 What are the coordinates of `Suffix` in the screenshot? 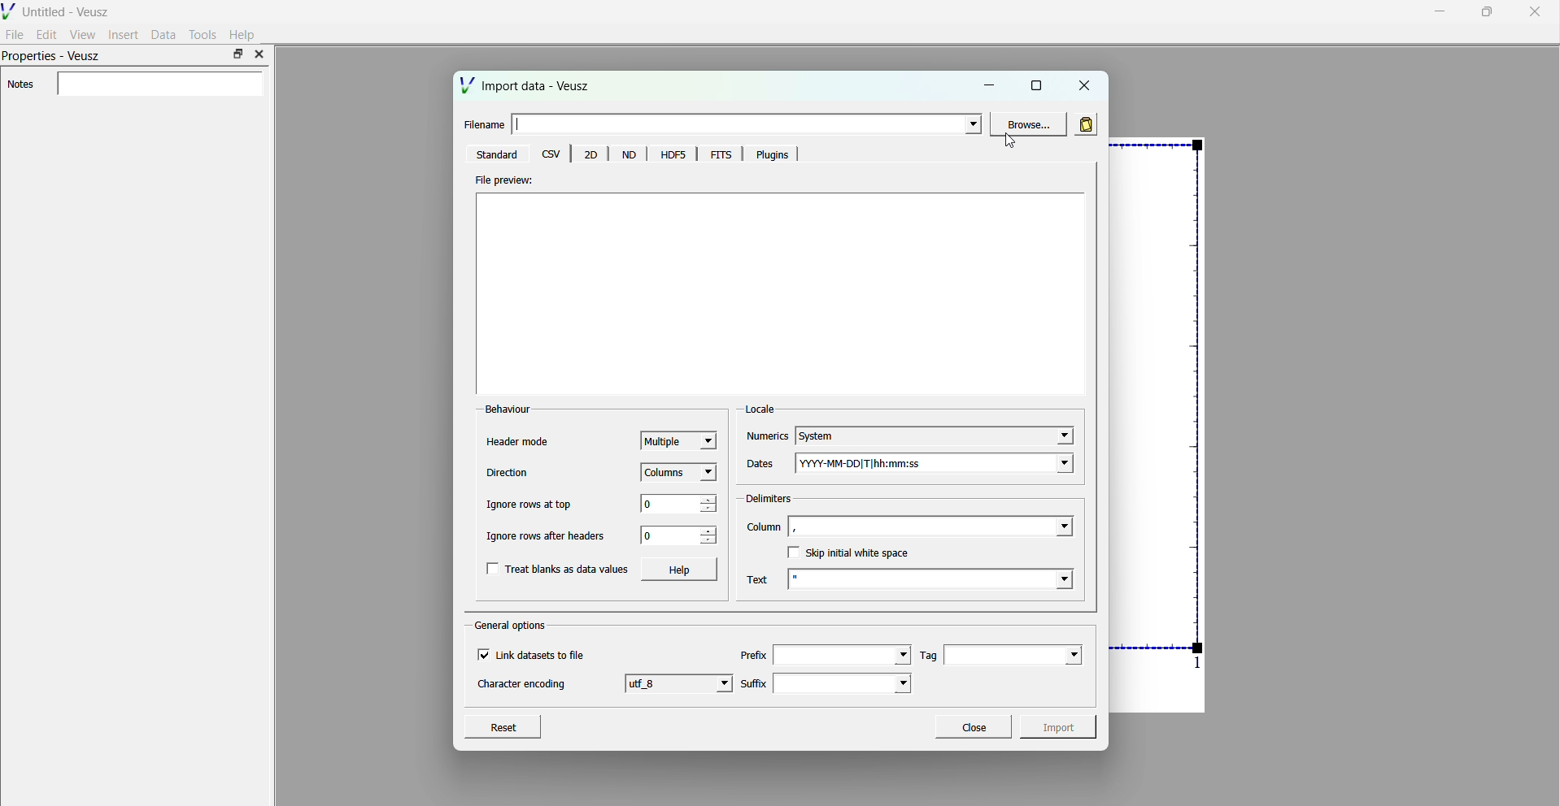 It's located at (754, 682).